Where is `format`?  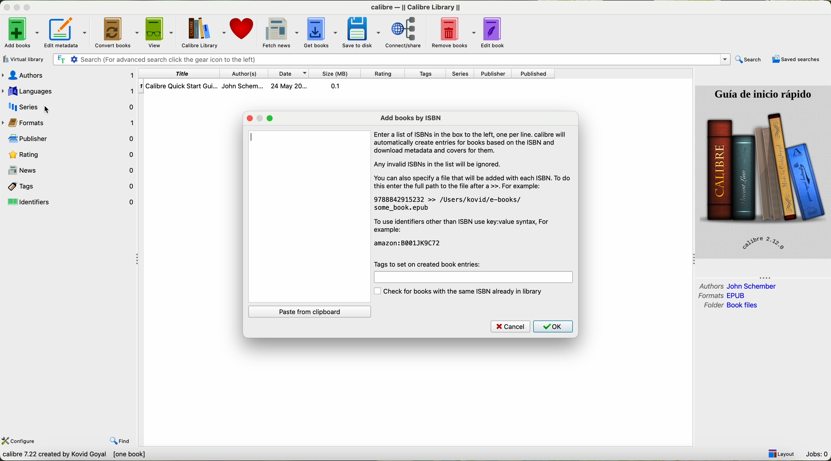 format is located at coordinates (32, 123).